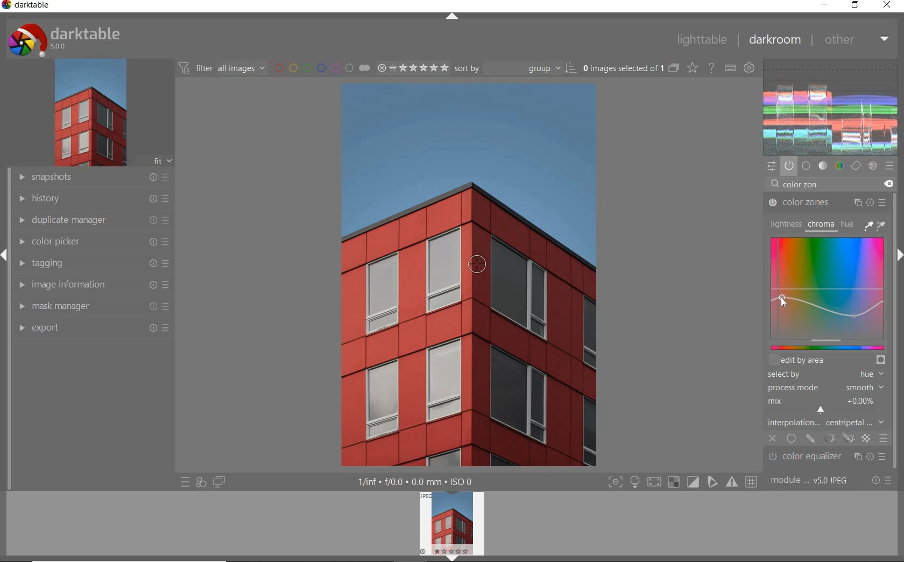 Image resolution: width=904 pixels, height=562 pixels. I want to click on focus, so click(613, 481).